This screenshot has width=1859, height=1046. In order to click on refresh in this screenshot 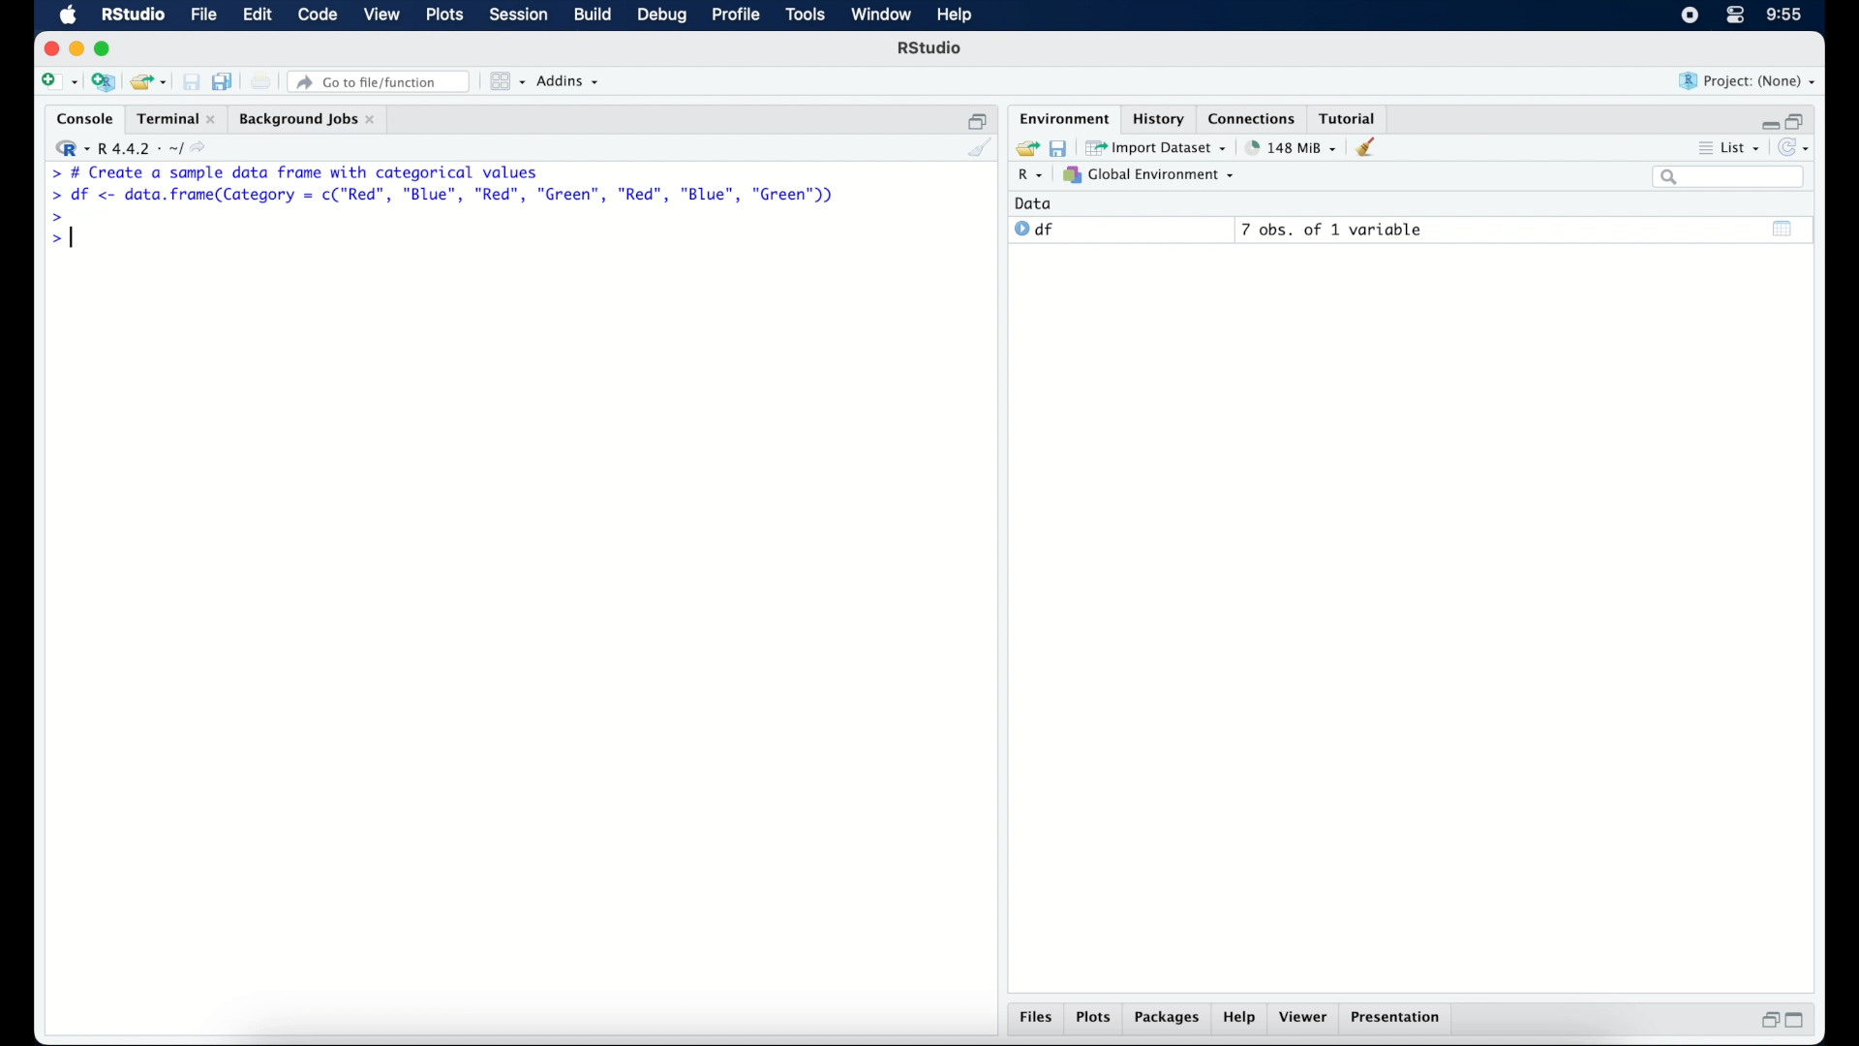, I will do `click(1796, 146)`.